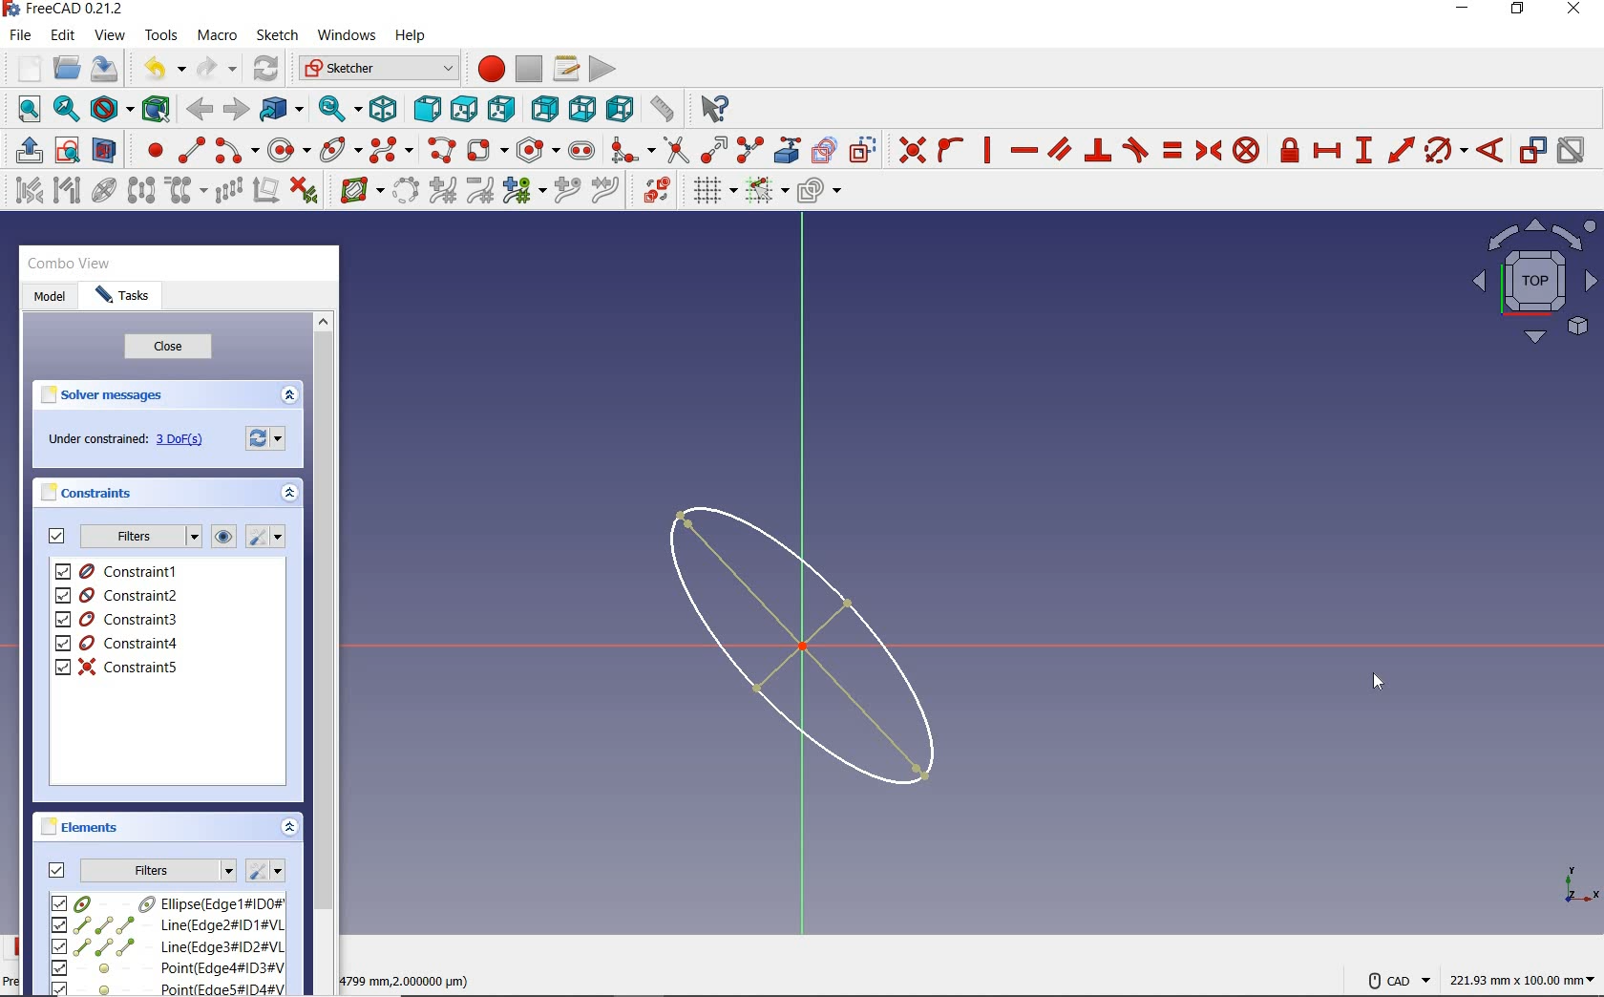 Image resolution: width=1604 pixels, height=997 pixels. I want to click on undo, so click(159, 69).